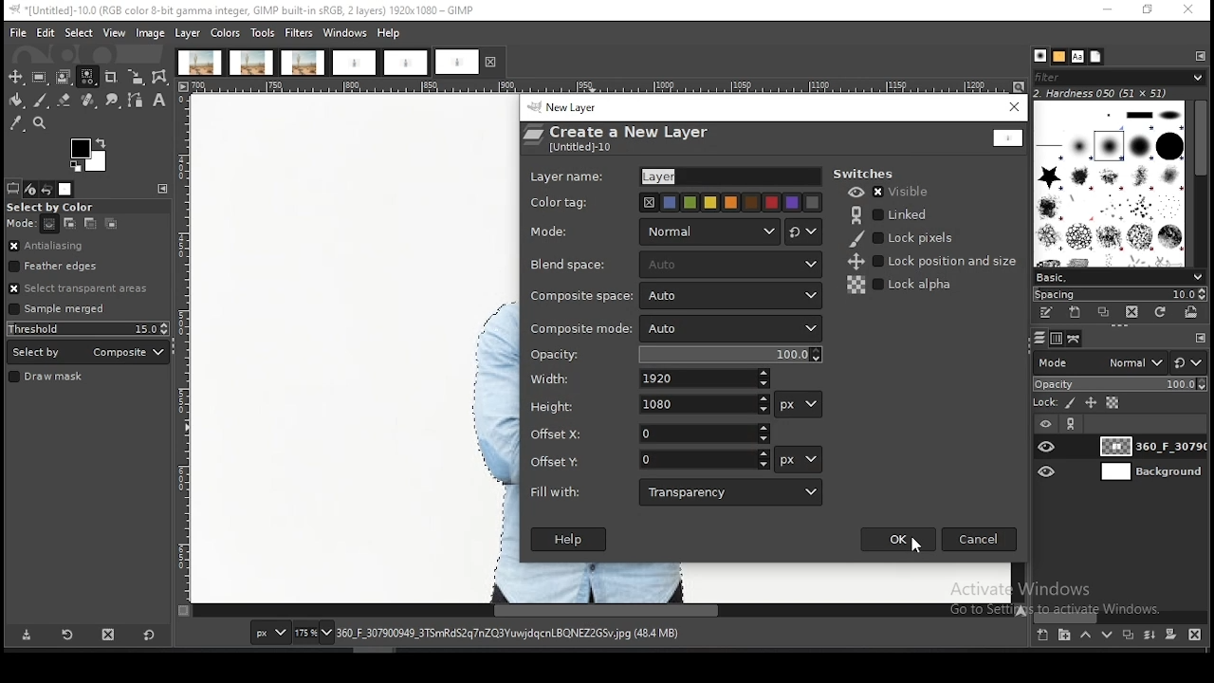 The width and height of the screenshot is (1214, 683). I want to click on , so click(729, 327).